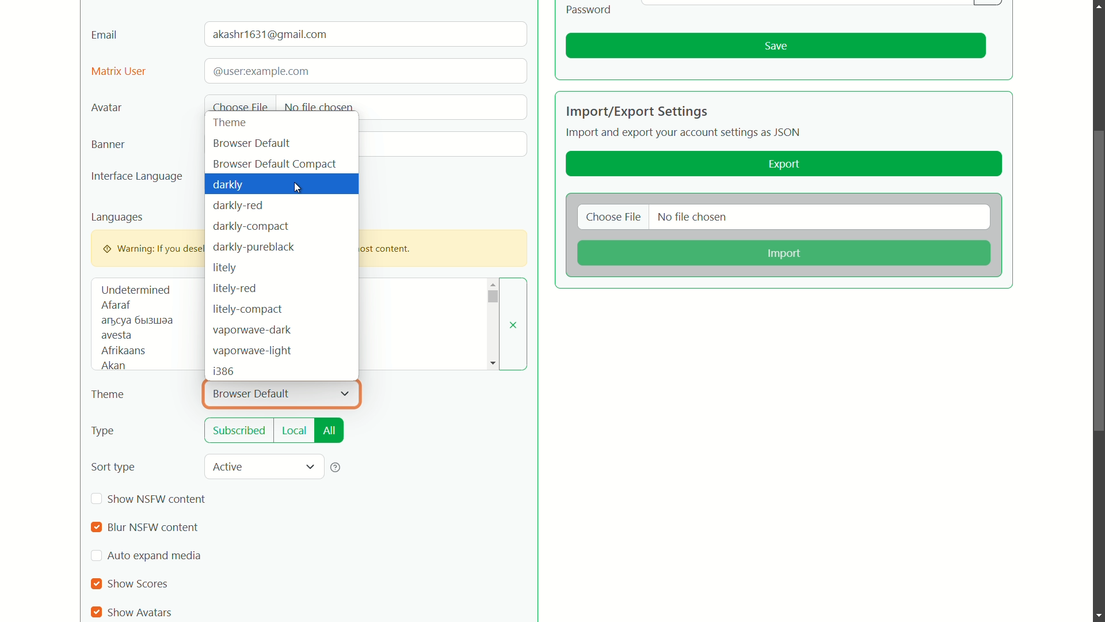 The height and width of the screenshot is (622, 1105). I want to click on subscribed, so click(240, 431).